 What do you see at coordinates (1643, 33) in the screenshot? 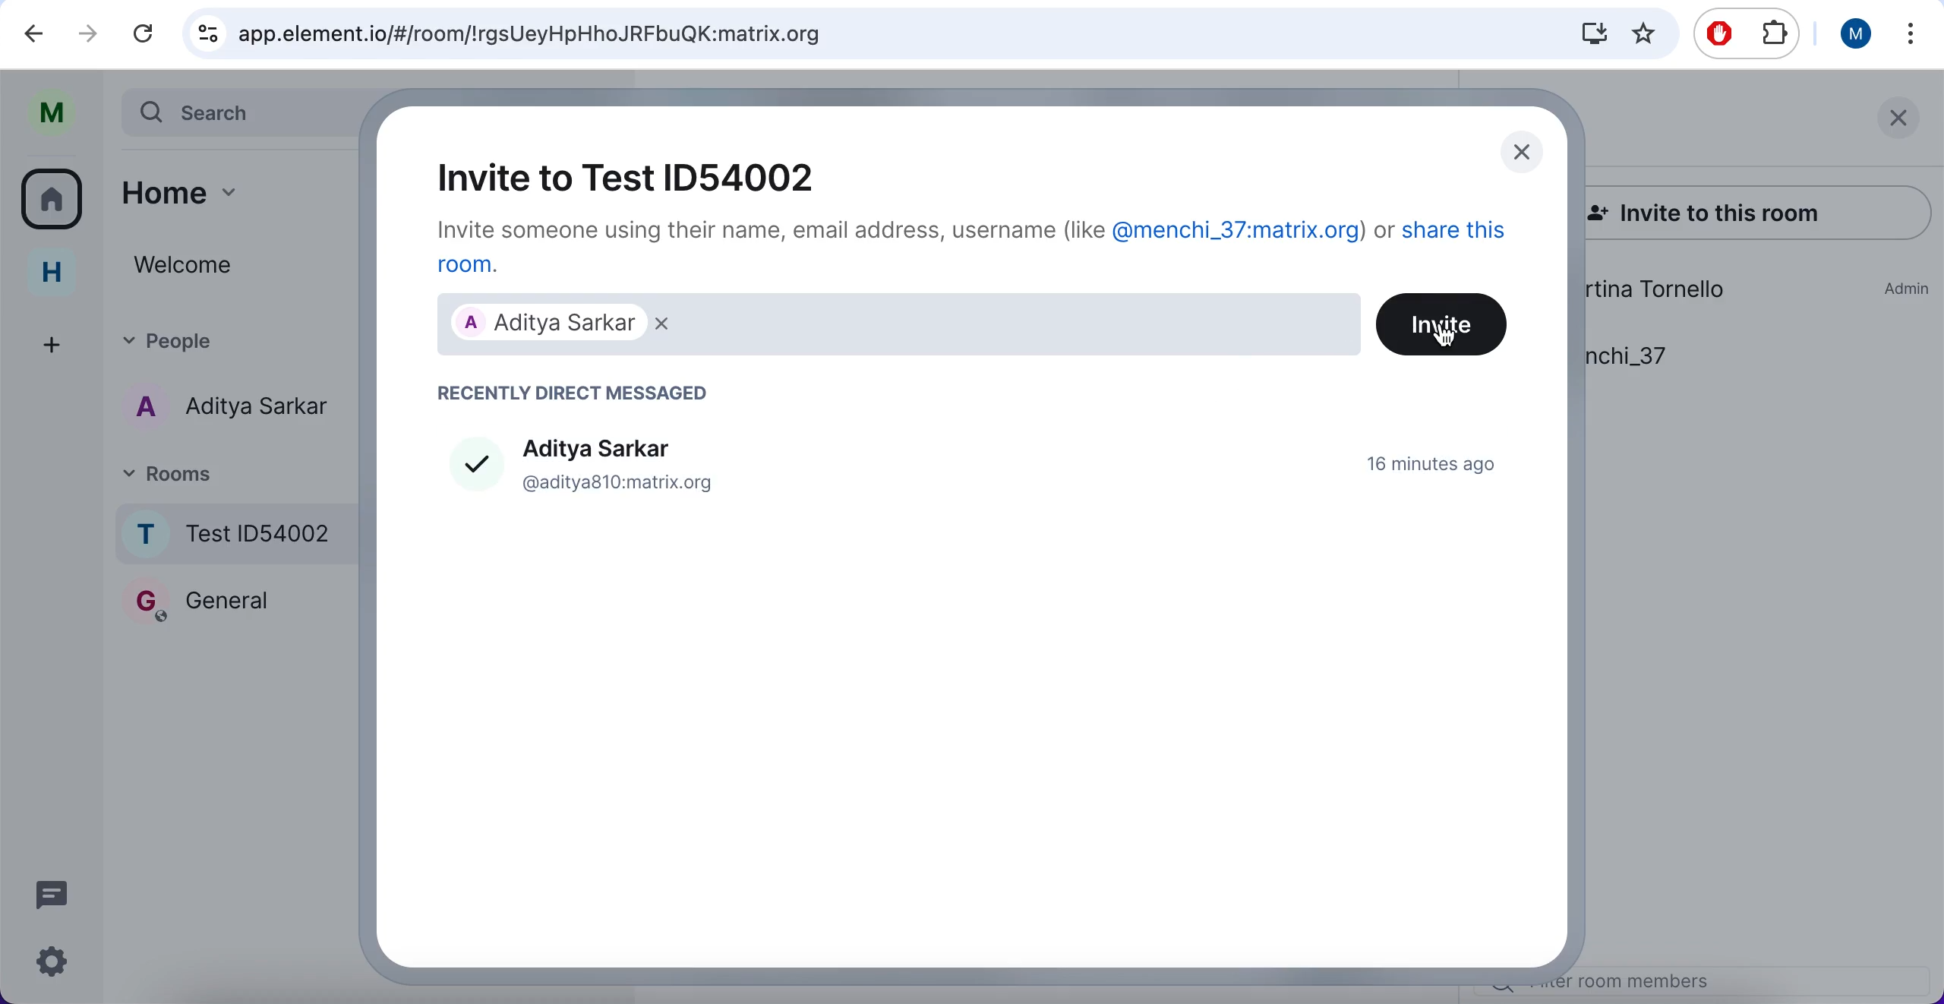
I see `favorites` at bounding box center [1643, 33].